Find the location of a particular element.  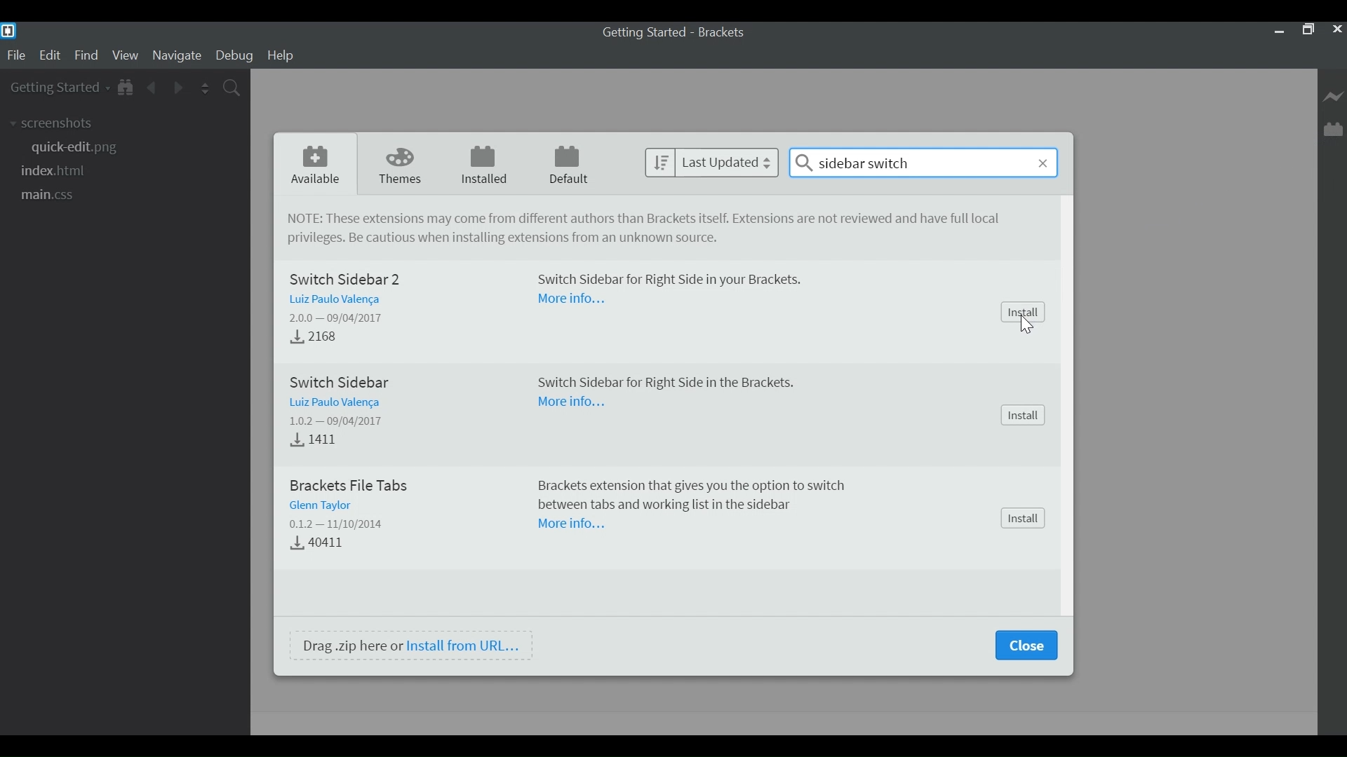

Debug is located at coordinates (235, 57).